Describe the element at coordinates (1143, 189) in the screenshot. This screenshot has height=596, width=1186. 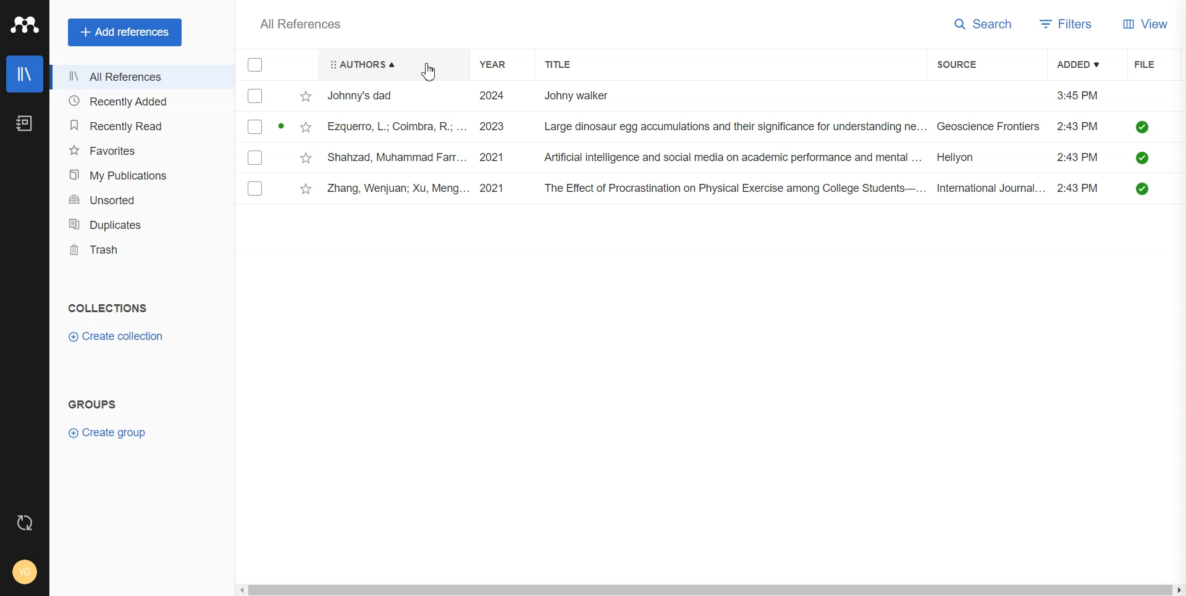
I see `download check` at that location.